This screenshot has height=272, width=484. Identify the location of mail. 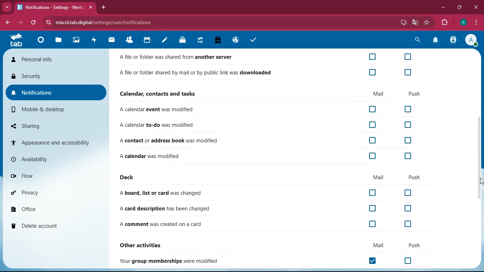
(112, 40).